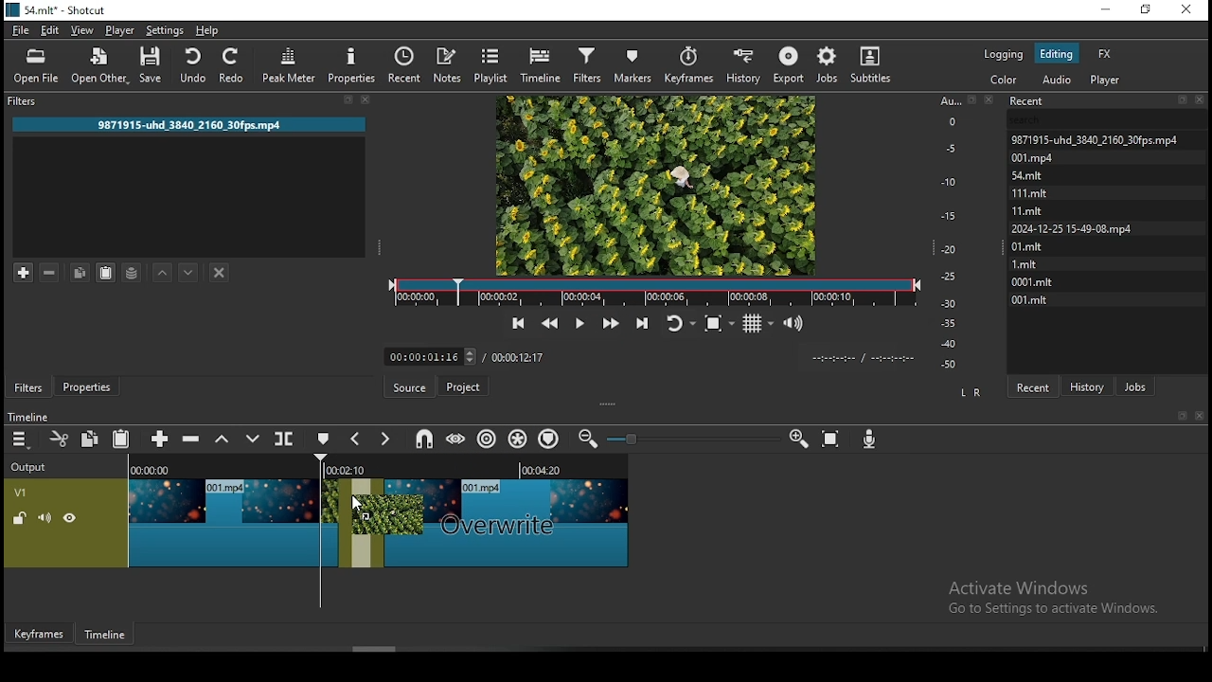 Image resolution: width=1212 pixels, height=682 pixels. I want to click on close window, so click(1185, 10).